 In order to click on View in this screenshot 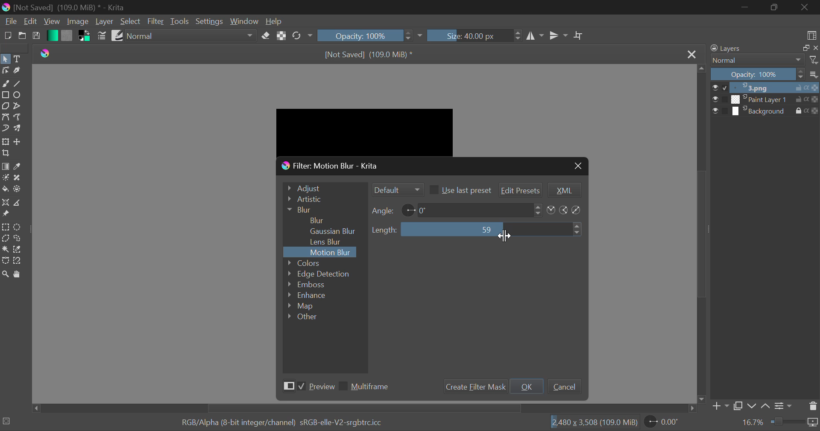, I will do `click(51, 21)`.